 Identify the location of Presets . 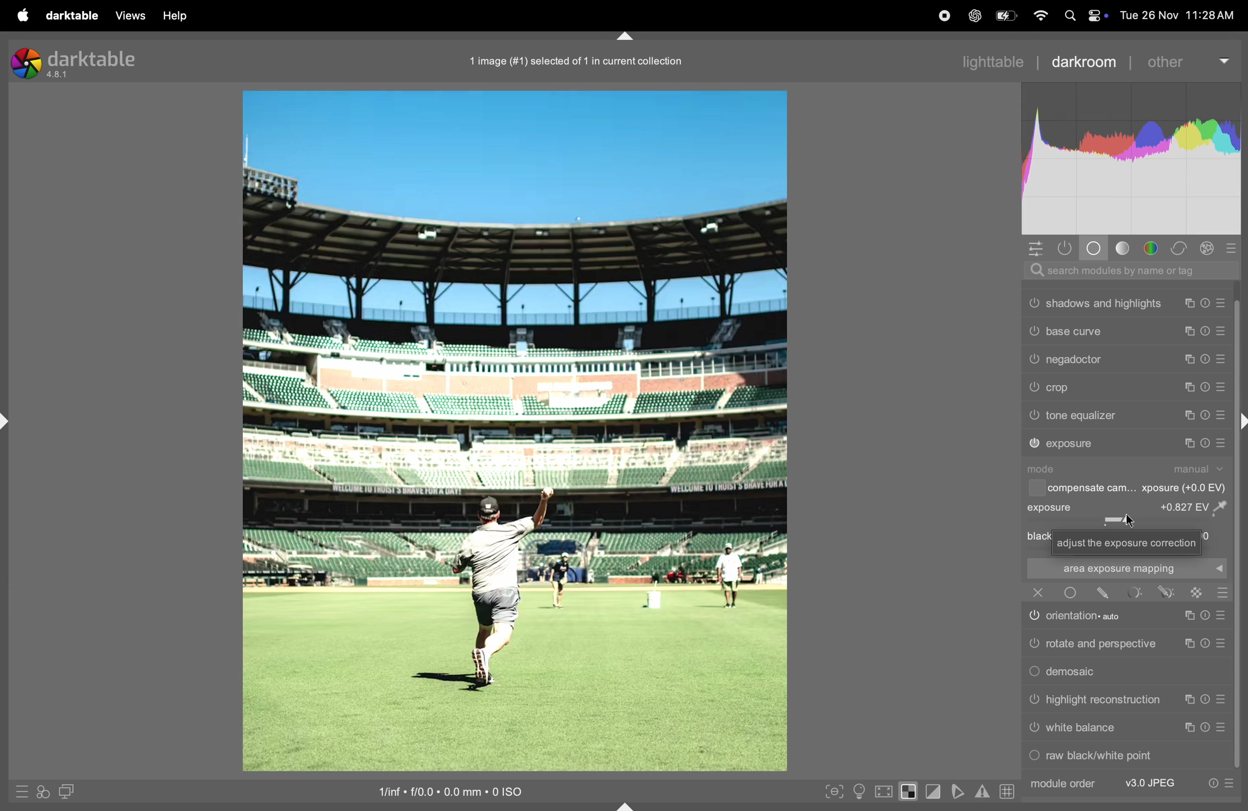
(1221, 333).